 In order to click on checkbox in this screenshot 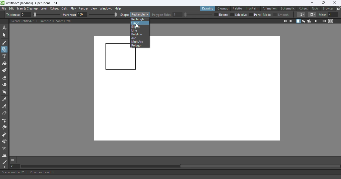, I will do `click(251, 14)`.